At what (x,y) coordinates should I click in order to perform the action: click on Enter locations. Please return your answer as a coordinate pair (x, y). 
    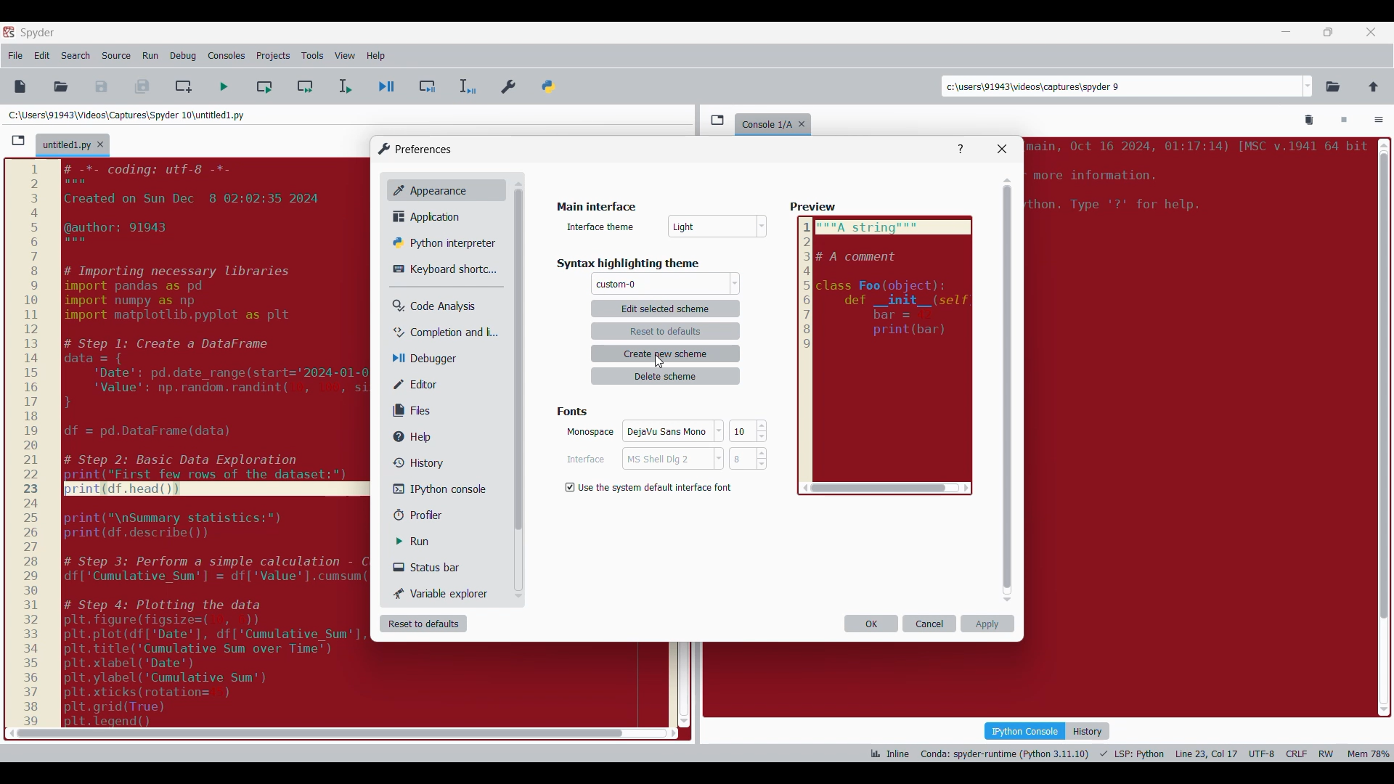
    Looking at the image, I should click on (1121, 86).